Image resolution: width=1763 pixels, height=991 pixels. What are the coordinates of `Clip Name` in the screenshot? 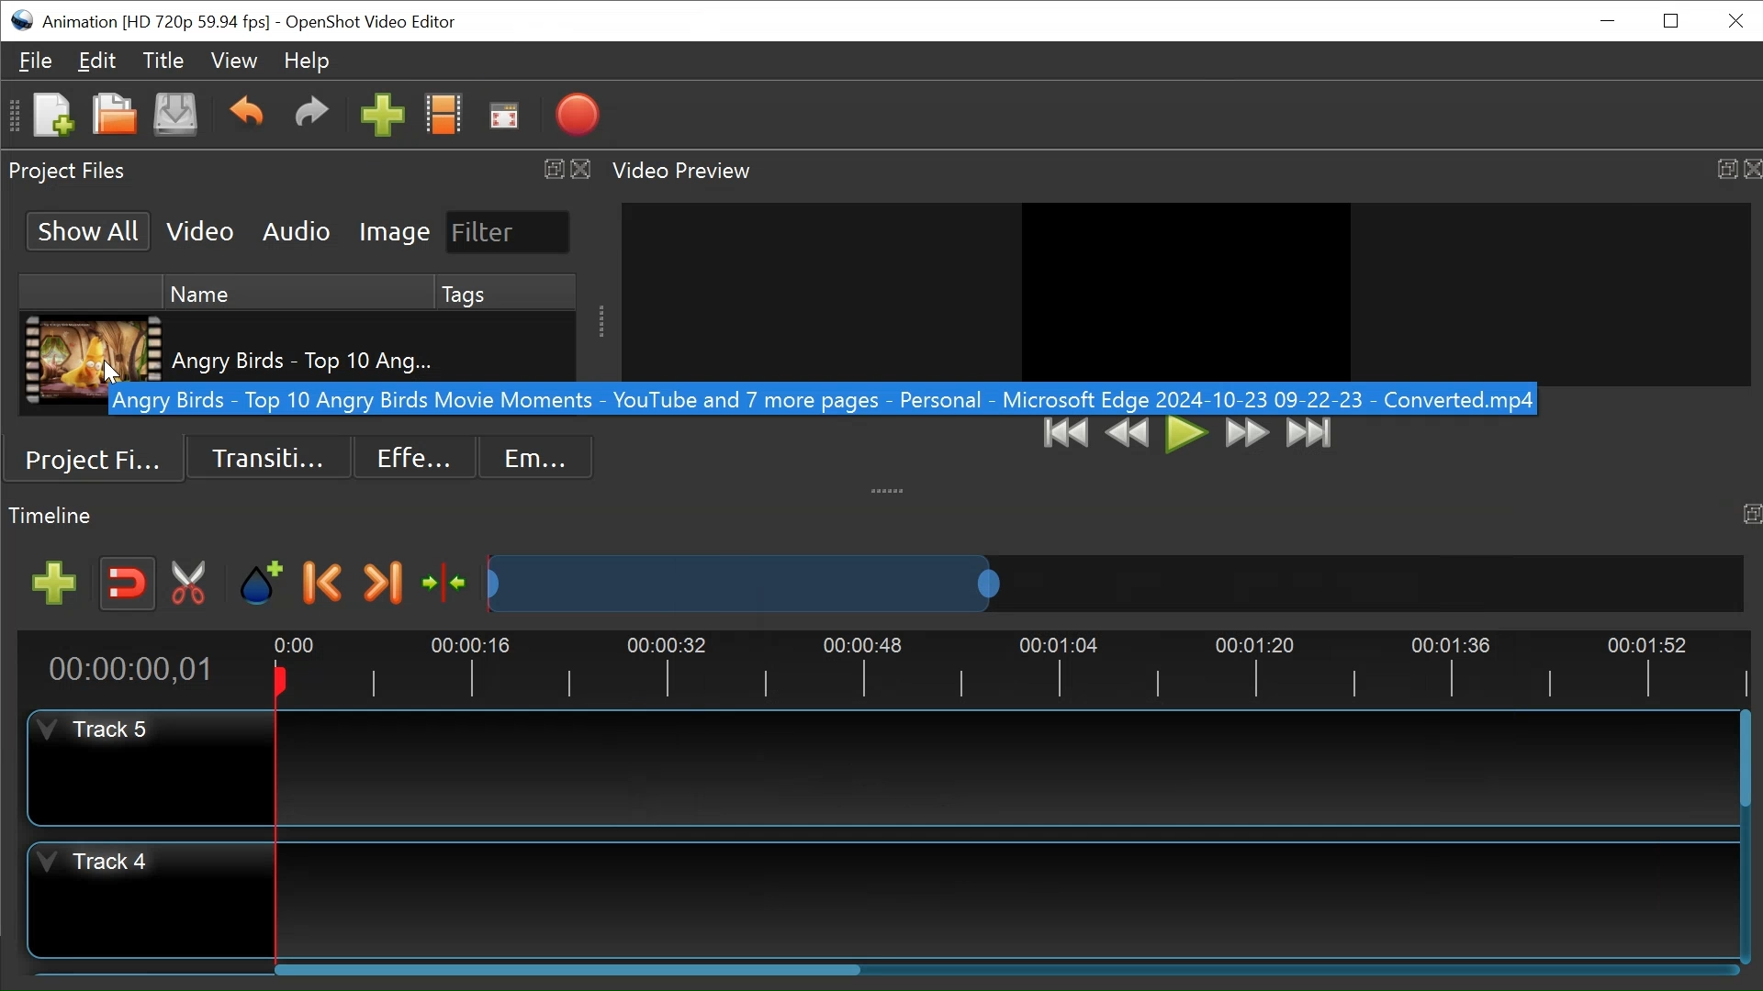 It's located at (302, 346).